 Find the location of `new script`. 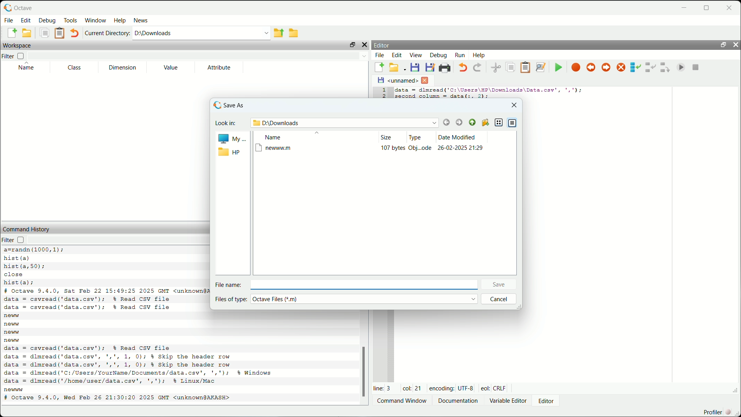

new script is located at coordinates (10, 33).